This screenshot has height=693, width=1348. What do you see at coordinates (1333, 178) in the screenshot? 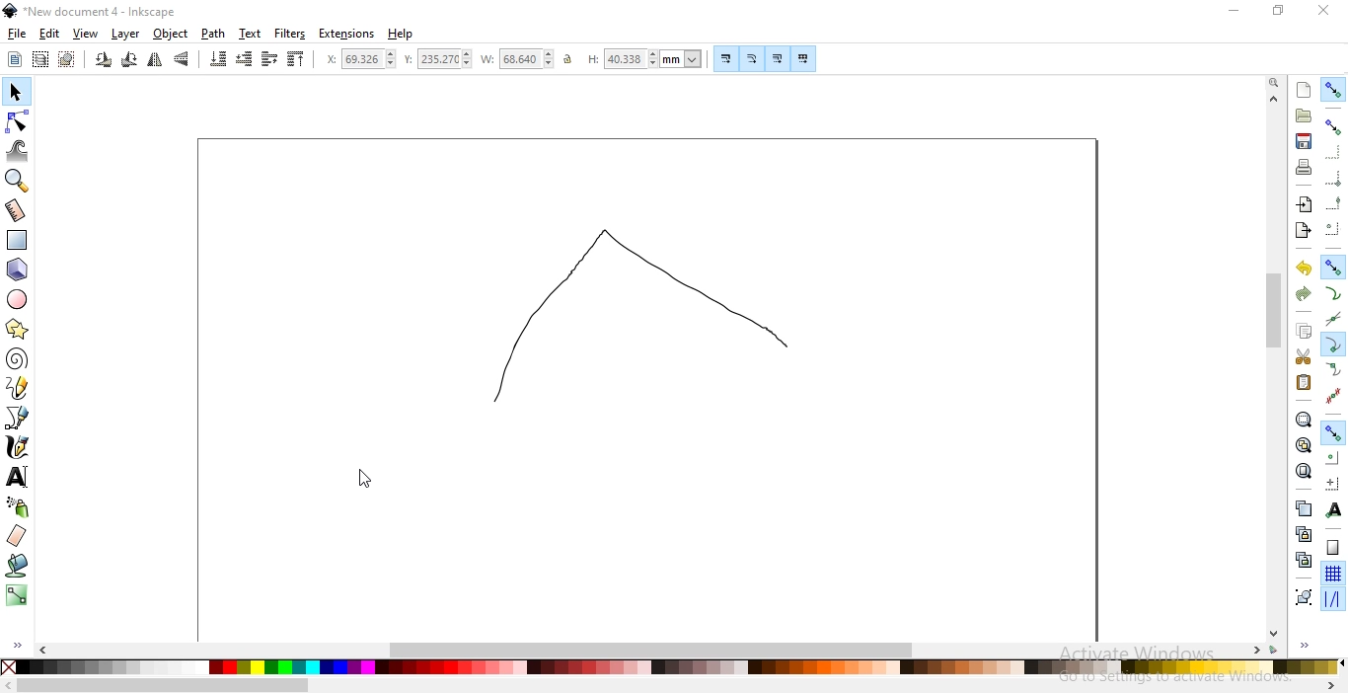
I see `` at bounding box center [1333, 178].